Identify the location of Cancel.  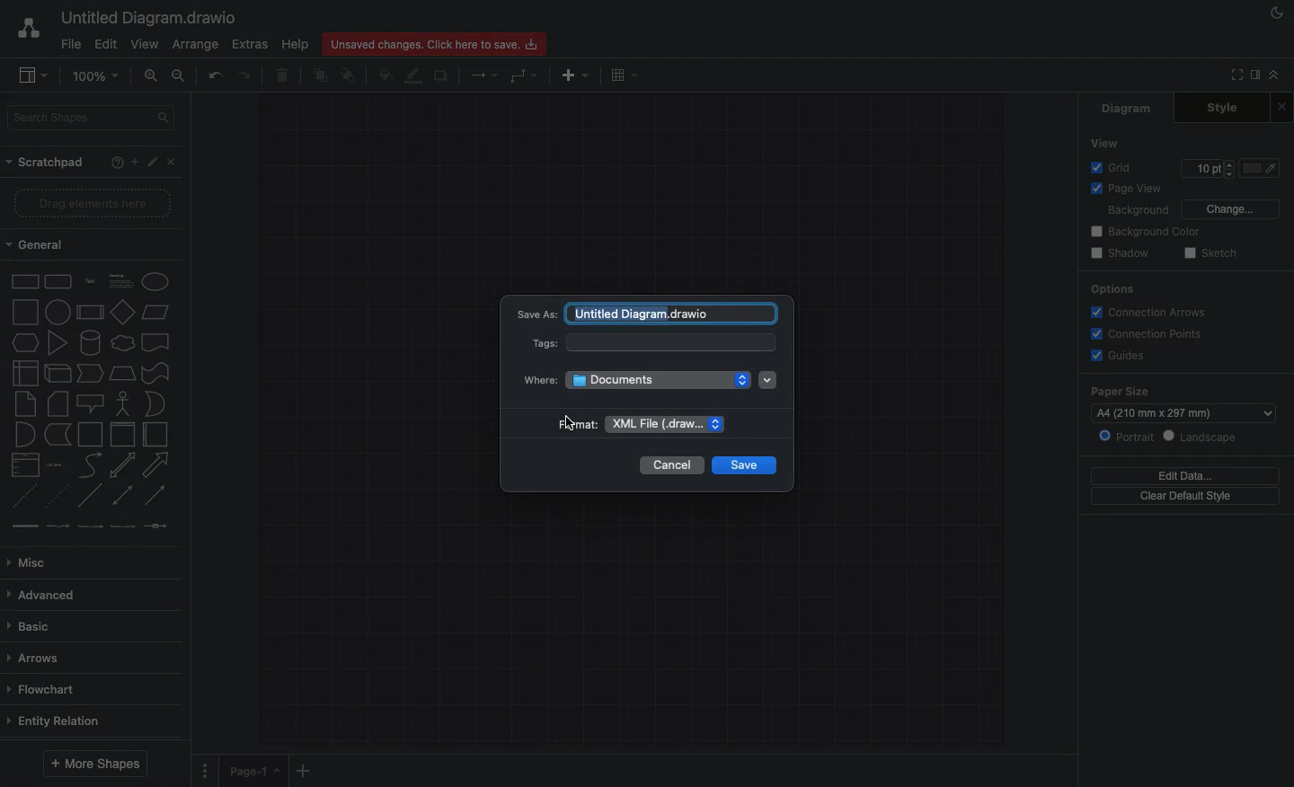
(671, 466).